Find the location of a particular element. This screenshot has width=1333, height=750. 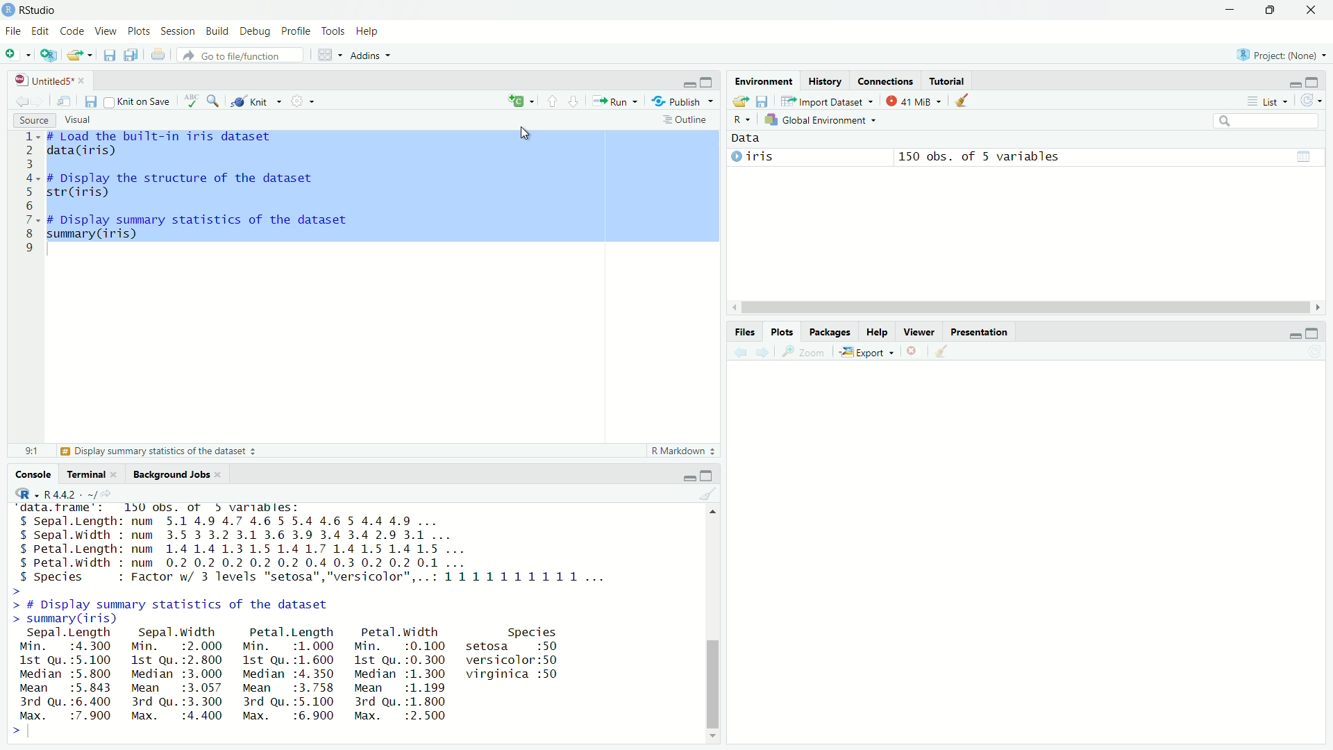

Export is located at coordinates (864, 352).